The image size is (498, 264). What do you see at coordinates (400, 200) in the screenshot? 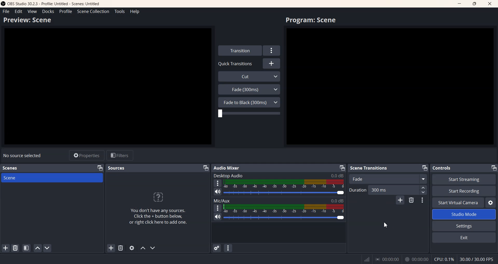
I see `Add configurable transition` at bounding box center [400, 200].